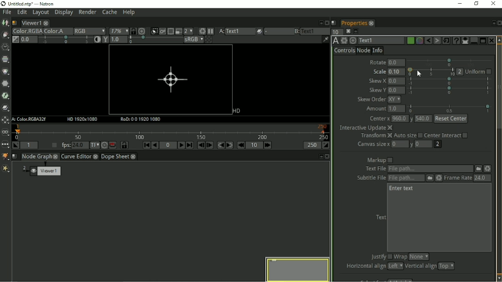  What do you see at coordinates (27, 39) in the screenshot?
I see `Gain` at bounding box center [27, 39].